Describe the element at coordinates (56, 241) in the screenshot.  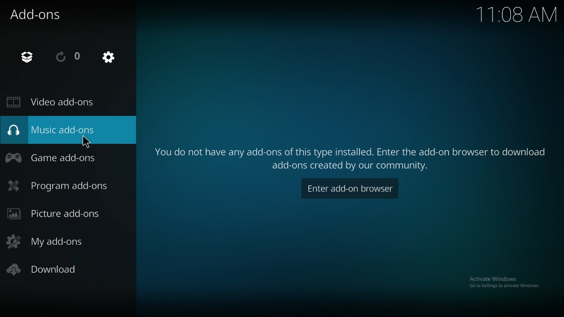
I see `my add ons` at that location.